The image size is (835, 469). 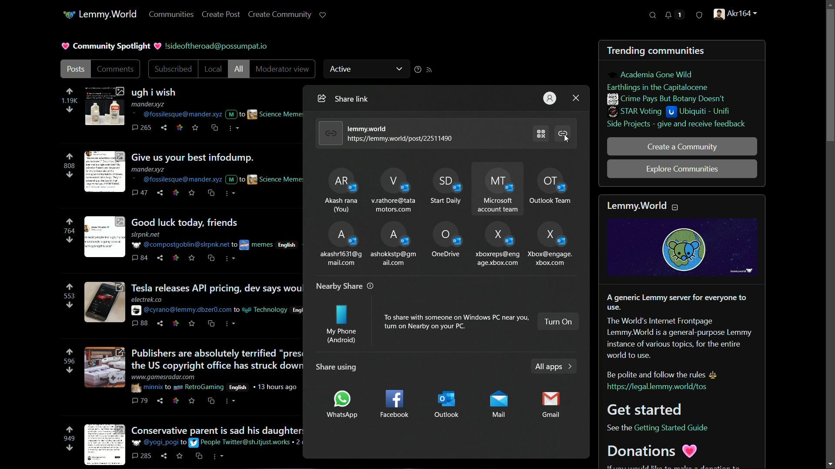 What do you see at coordinates (281, 15) in the screenshot?
I see `create community` at bounding box center [281, 15].